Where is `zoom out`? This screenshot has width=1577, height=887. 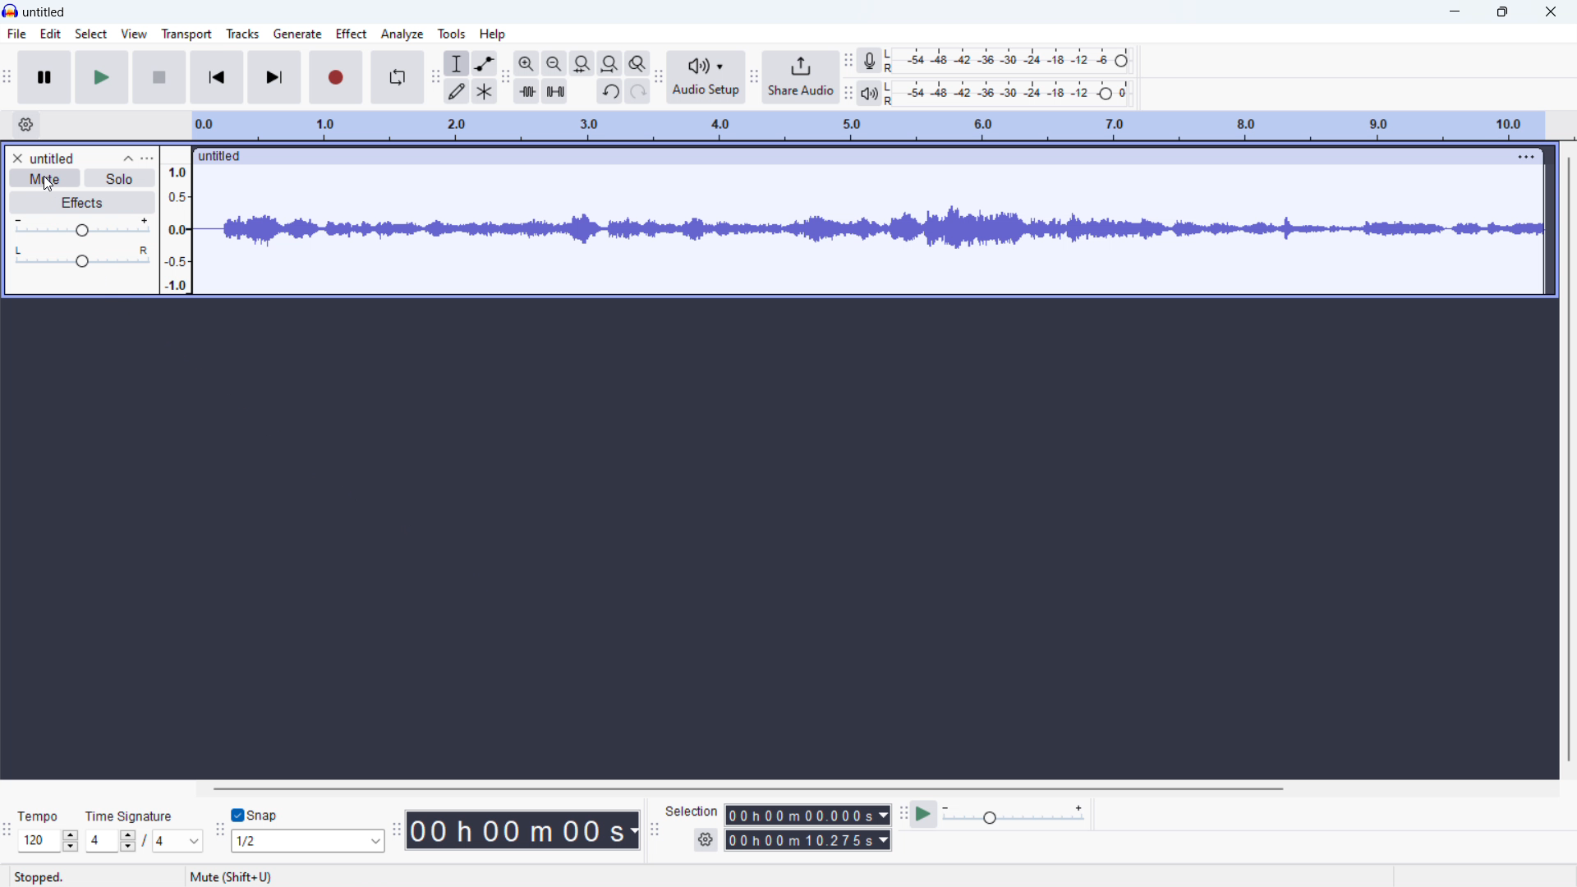 zoom out is located at coordinates (554, 63).